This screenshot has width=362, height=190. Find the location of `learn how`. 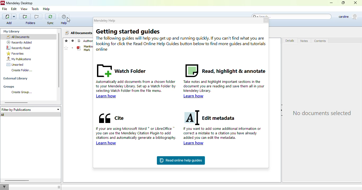

learn how is located at coordinates (194, 143).